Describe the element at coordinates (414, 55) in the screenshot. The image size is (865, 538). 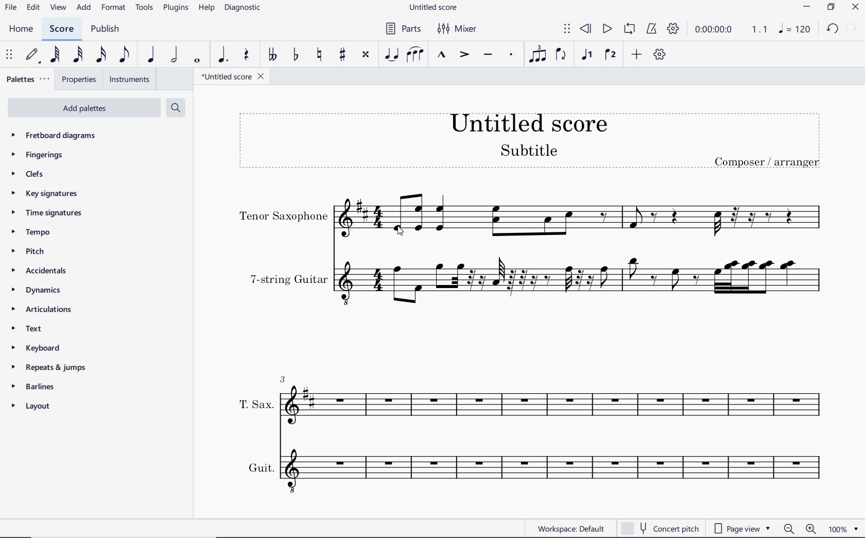
I see `SLUR` at that location.